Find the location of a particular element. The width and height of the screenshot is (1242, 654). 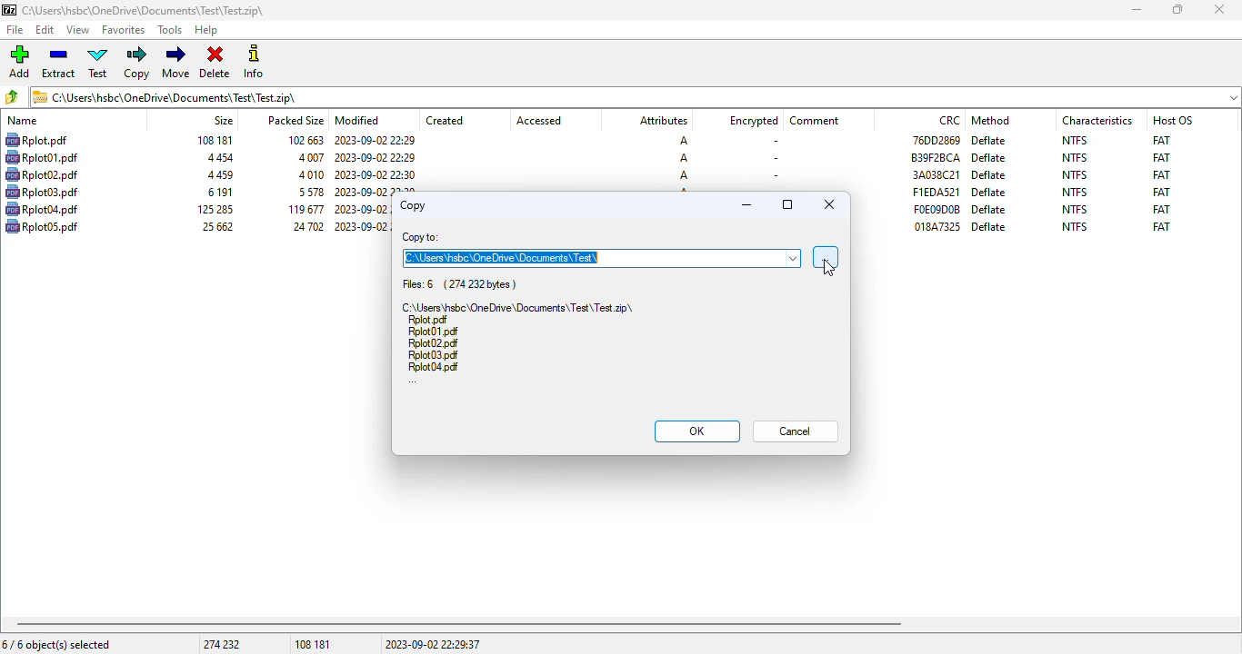

packed size is located at coordinates (307, 192).